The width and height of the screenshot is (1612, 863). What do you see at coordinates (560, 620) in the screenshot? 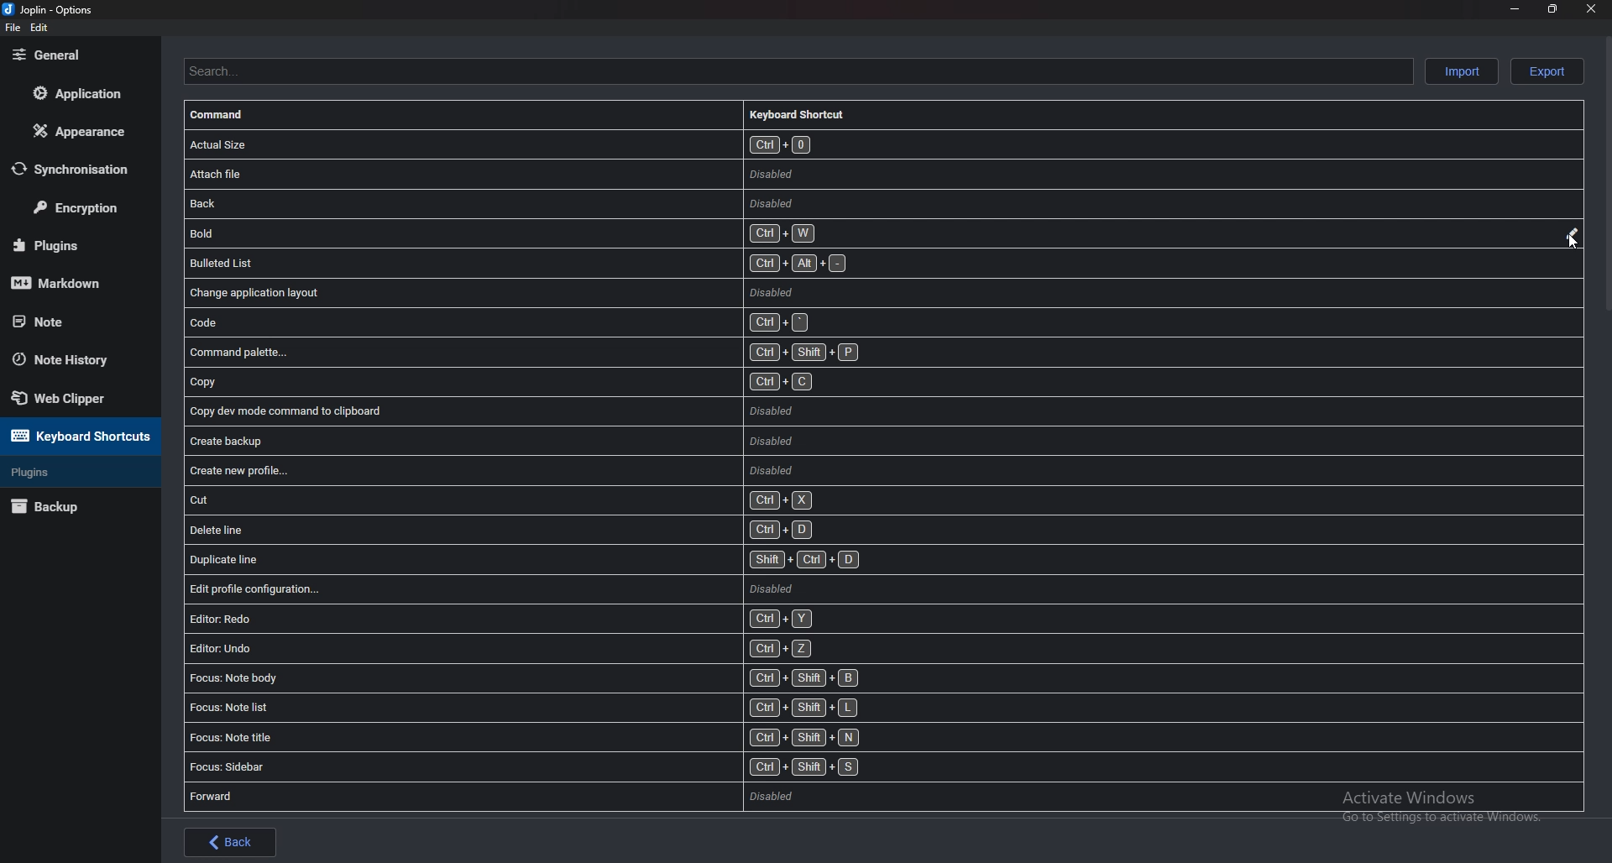
I see `editor: ratio` at bounding box center [560, 620].